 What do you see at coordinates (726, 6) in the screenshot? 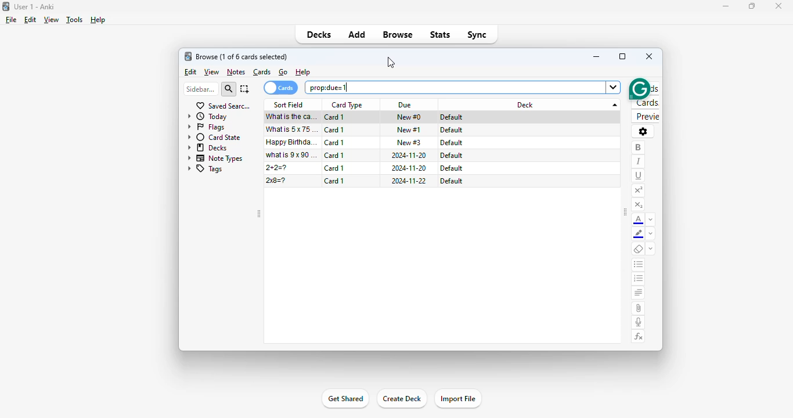
I see `minimize` at bounding box center [726, 6].